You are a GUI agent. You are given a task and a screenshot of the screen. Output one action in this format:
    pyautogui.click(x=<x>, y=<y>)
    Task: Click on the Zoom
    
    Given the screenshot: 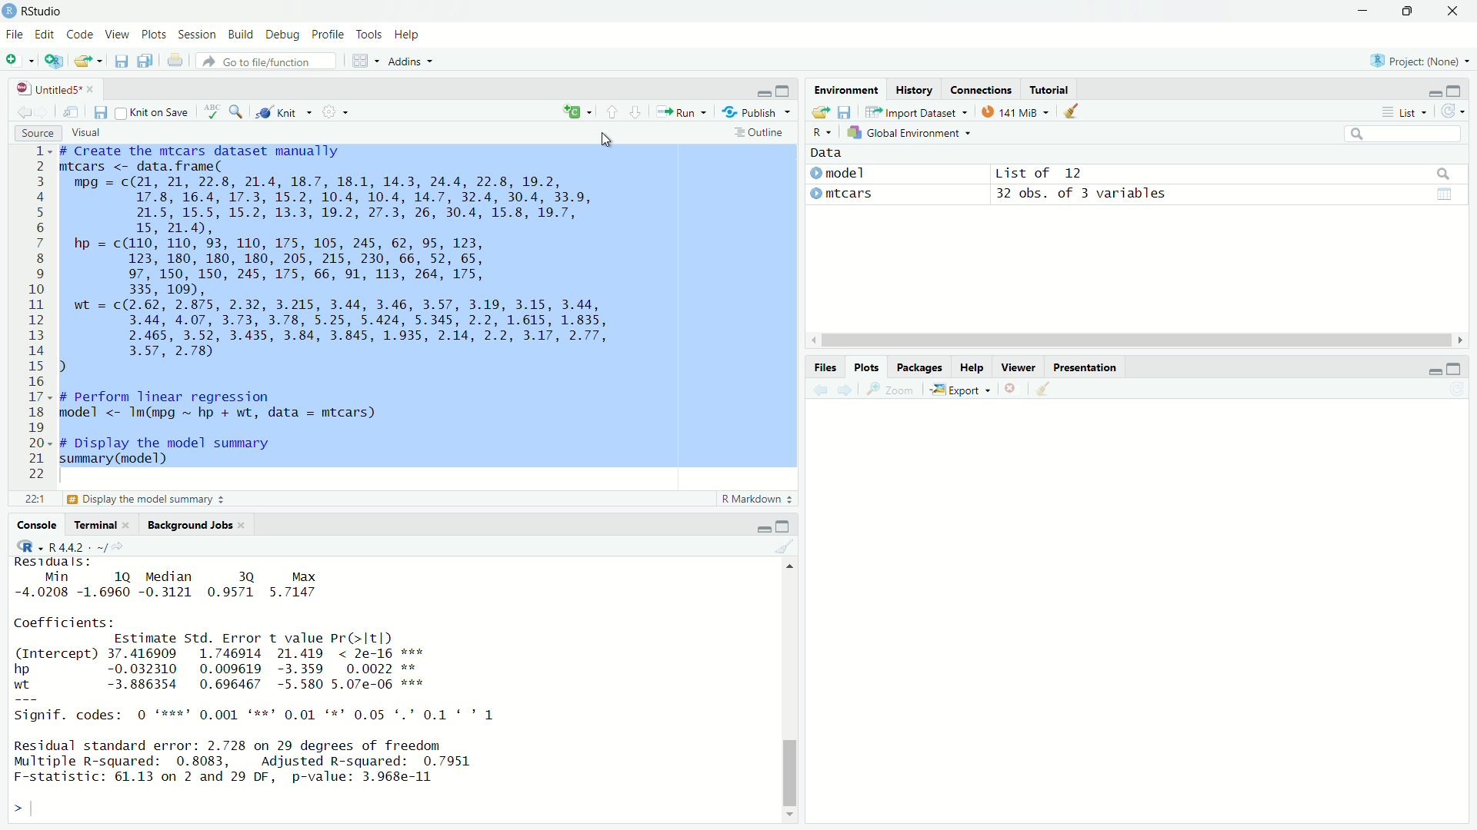 What is the action you would take?
    pyautogui.click(x=895, y=390)
    